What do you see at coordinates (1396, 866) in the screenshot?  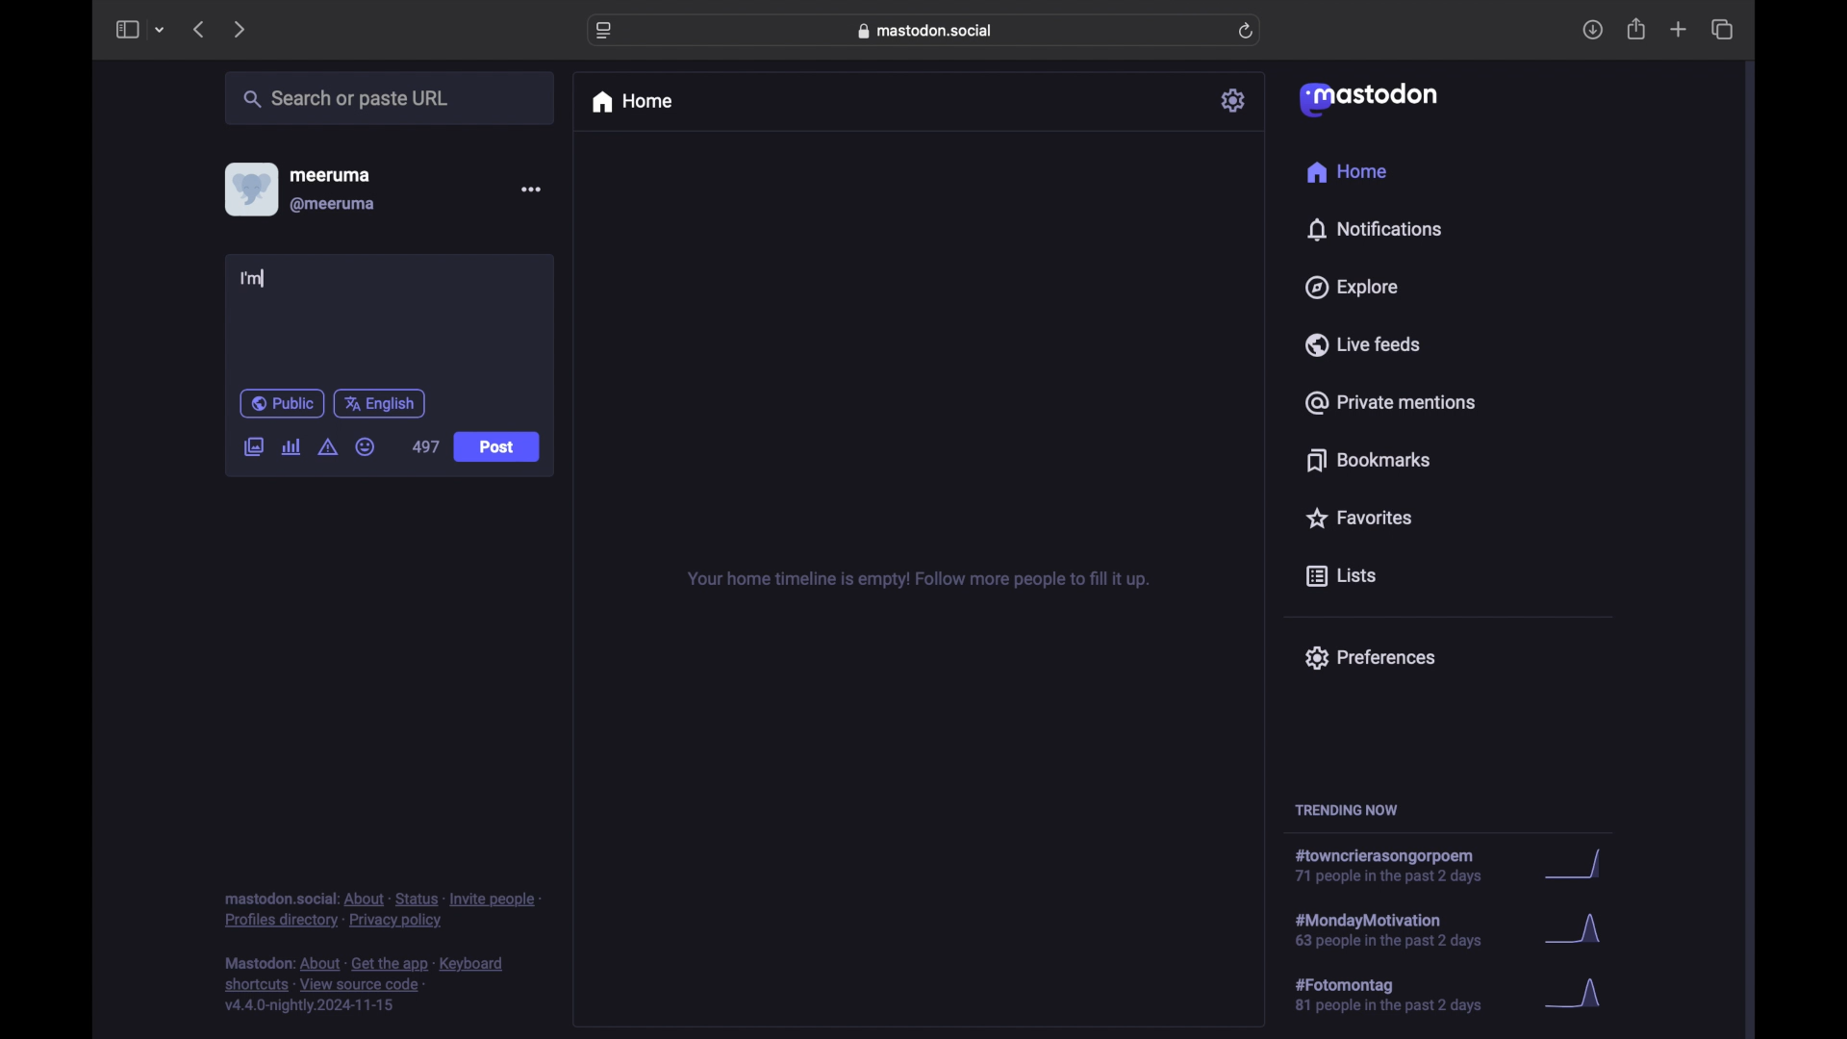 I see `hashtag trend` at bounding box center [1396, 866].